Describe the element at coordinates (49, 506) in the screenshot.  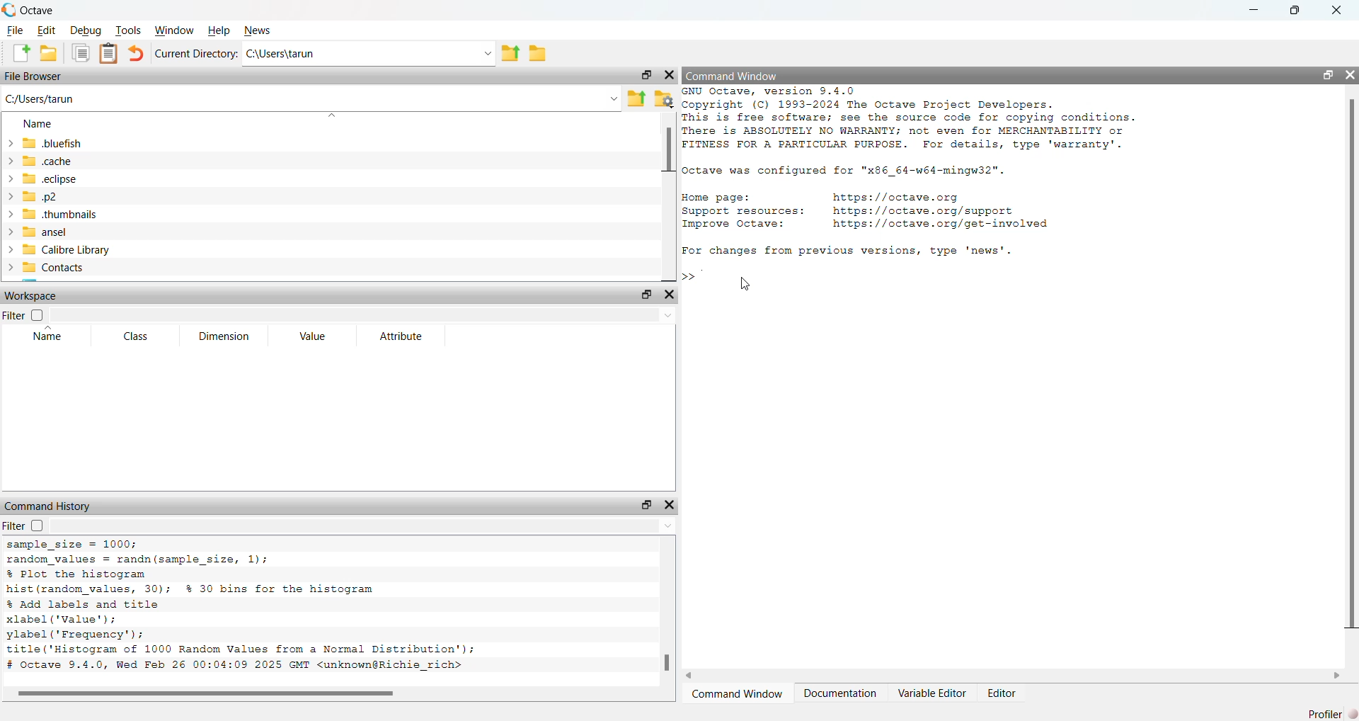
I see `Command History` at that location.